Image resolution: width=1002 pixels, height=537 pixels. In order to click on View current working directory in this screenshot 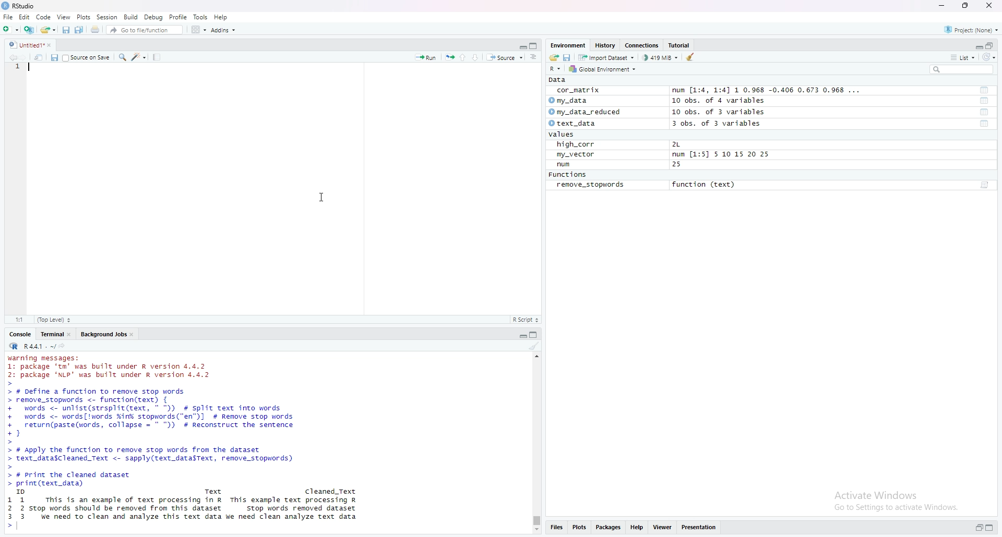, I will do `click(62, 345)`.